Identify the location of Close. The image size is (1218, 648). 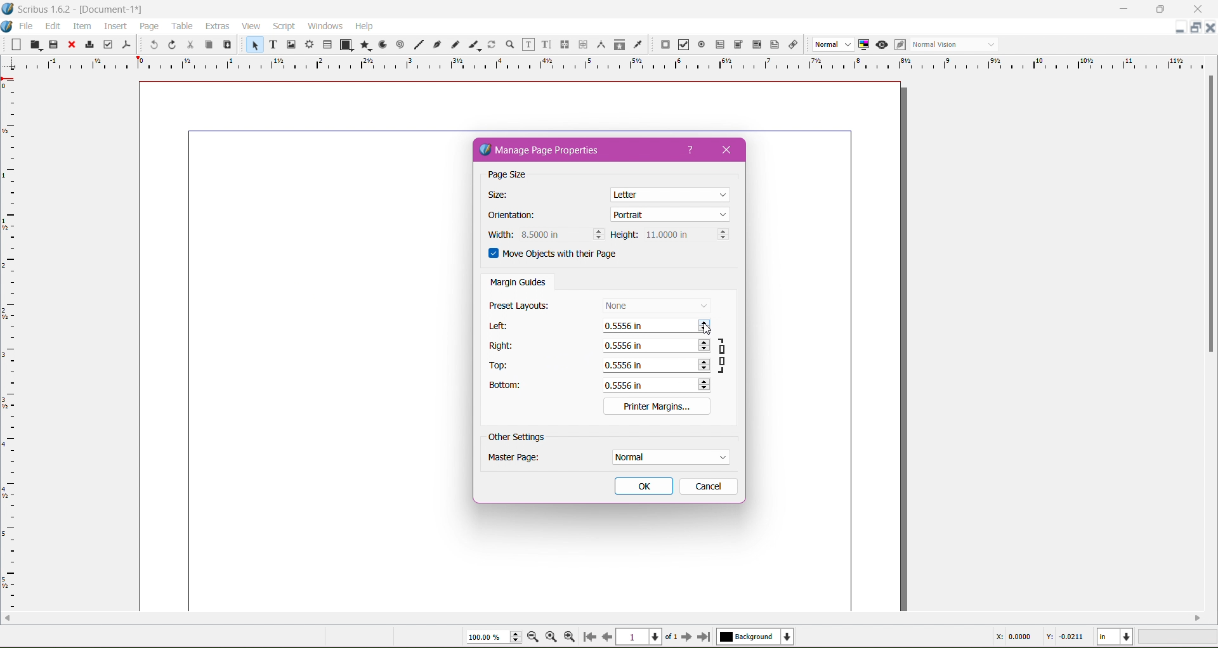
(1193, 10).